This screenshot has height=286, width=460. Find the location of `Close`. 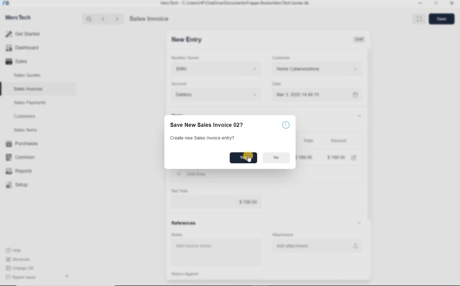

Close is located at coordinates (451, 4).